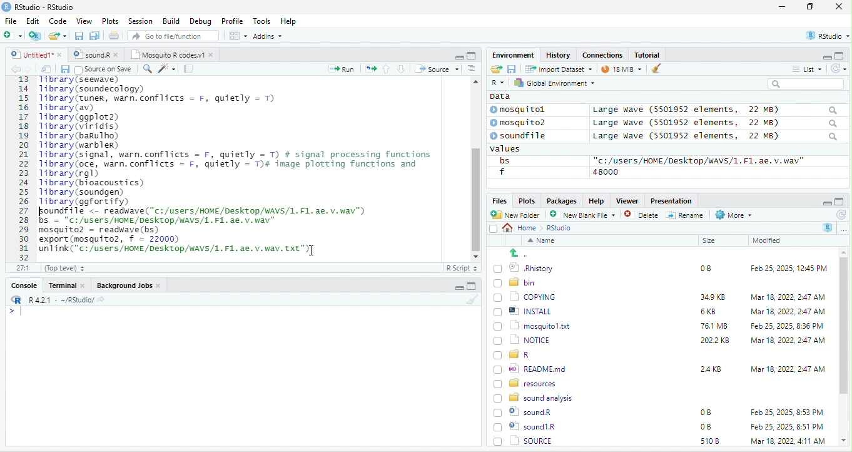 This screenshot has height=452, width=852. Describe the element at coordinates (828, 227) in the screenshot. I see `R` at that location.